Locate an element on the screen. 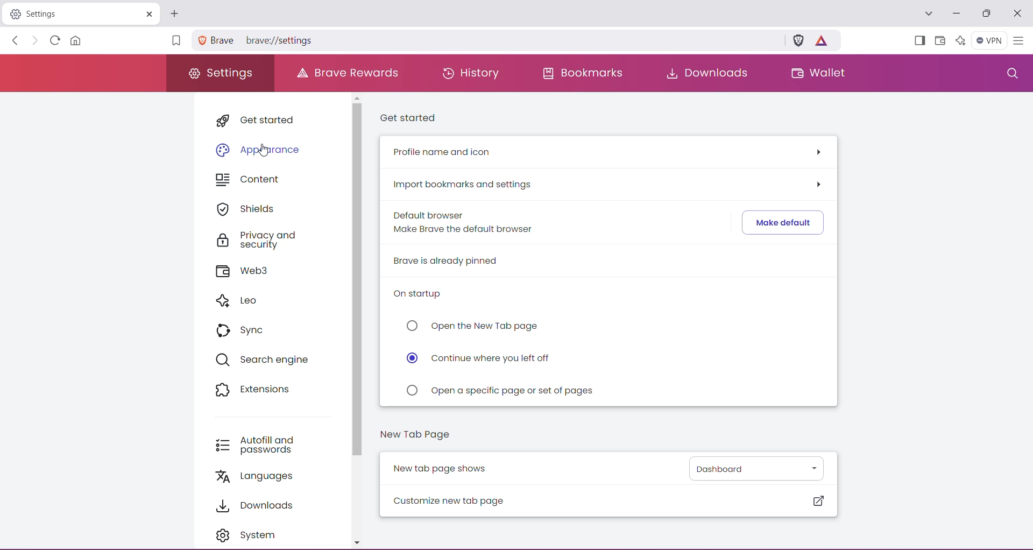 The width and height of the screenshot is (1033, 550). History is located at coordinates (468, 72).